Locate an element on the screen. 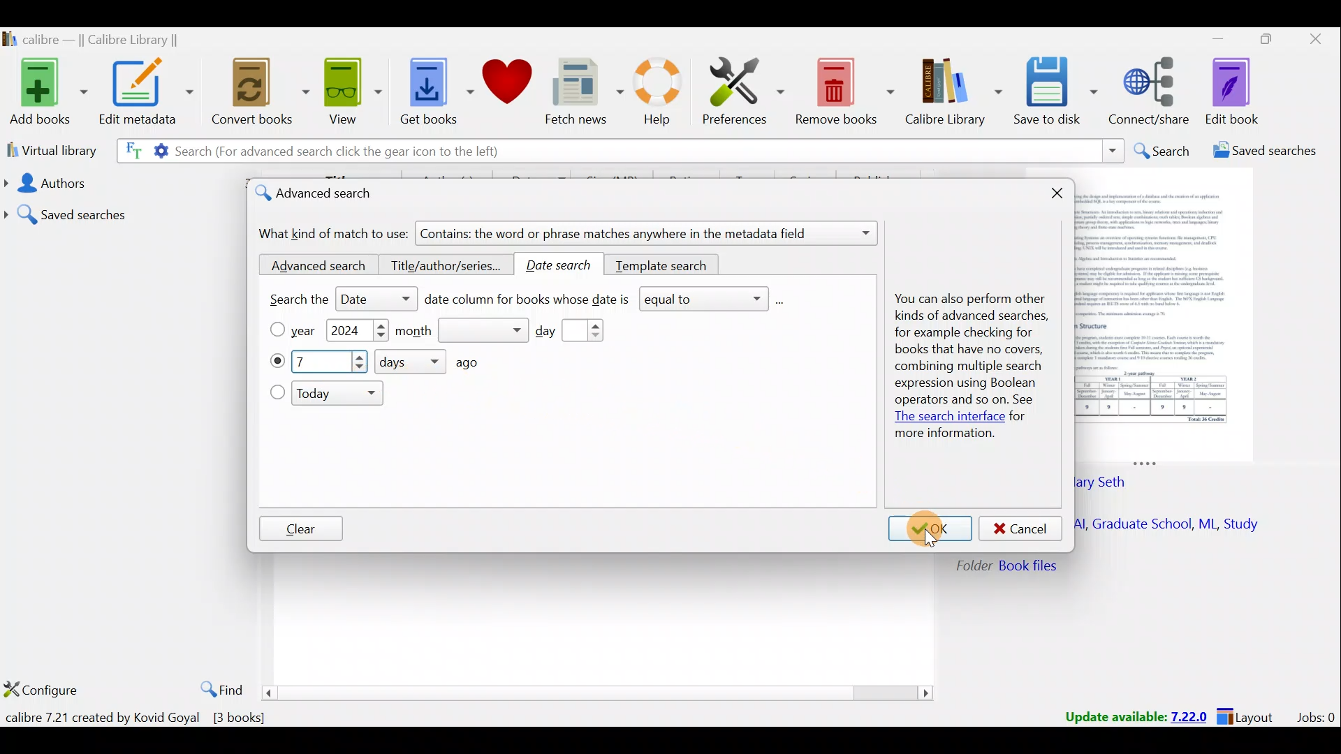 This screenshot has width=1341, height=754. Search (For advanced search click the gear icon to the left) is located at coordinates (320, 153).